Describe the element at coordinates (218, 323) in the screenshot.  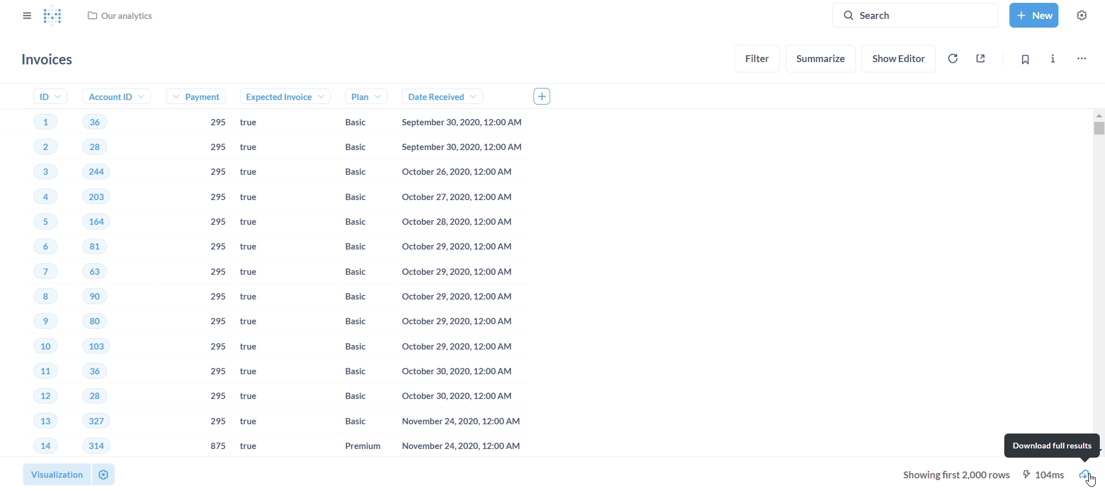
I see `295` at that location.